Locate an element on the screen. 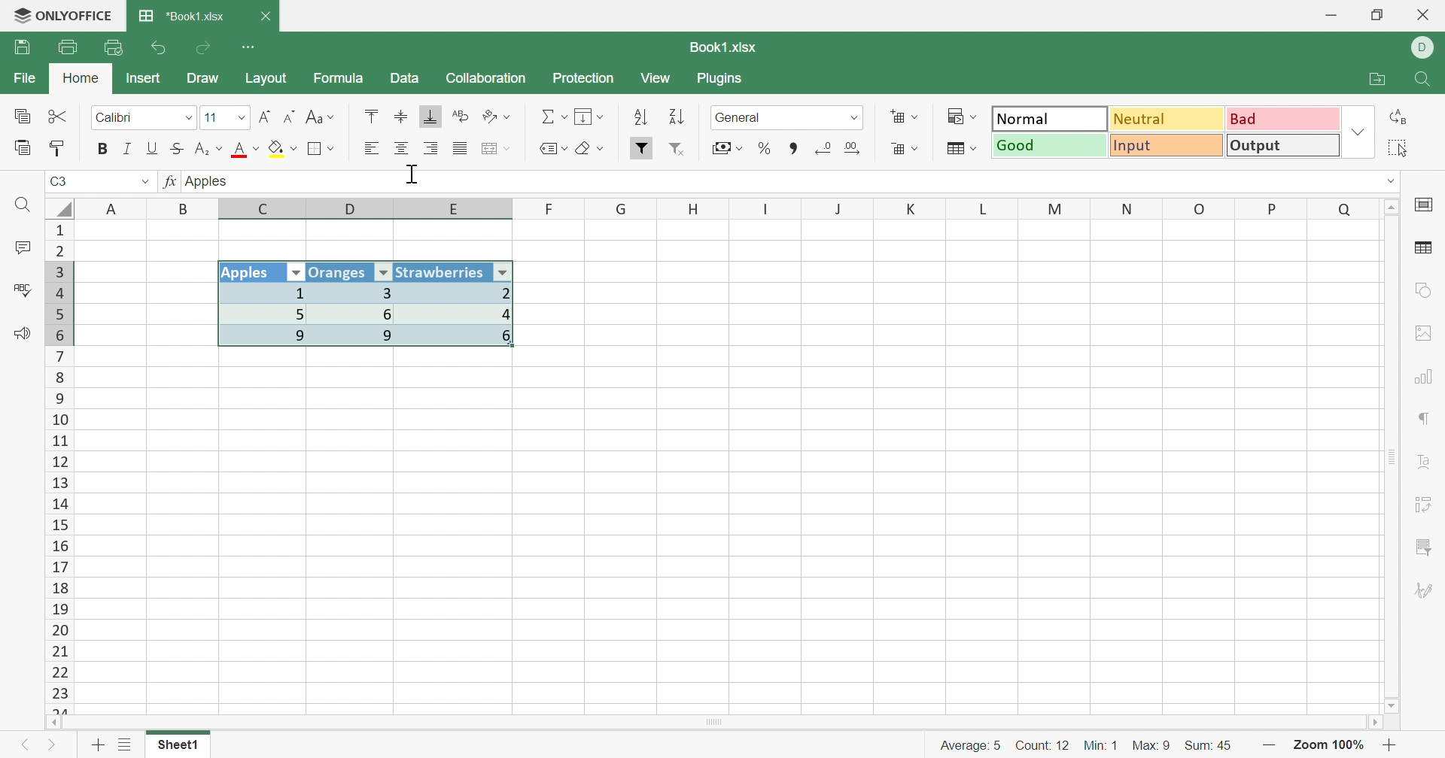 Image resolution: width=1445 pixels, height=758 pixels. Bold is located at coordinates (103, 148).